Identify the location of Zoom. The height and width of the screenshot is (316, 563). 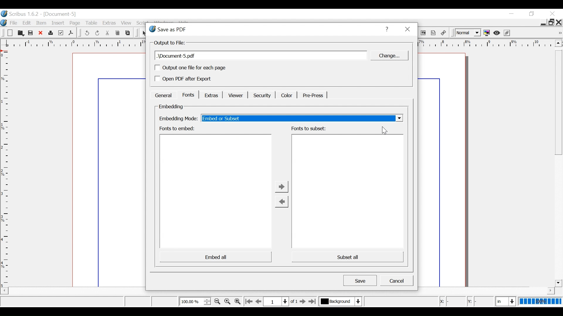
(195, 301).